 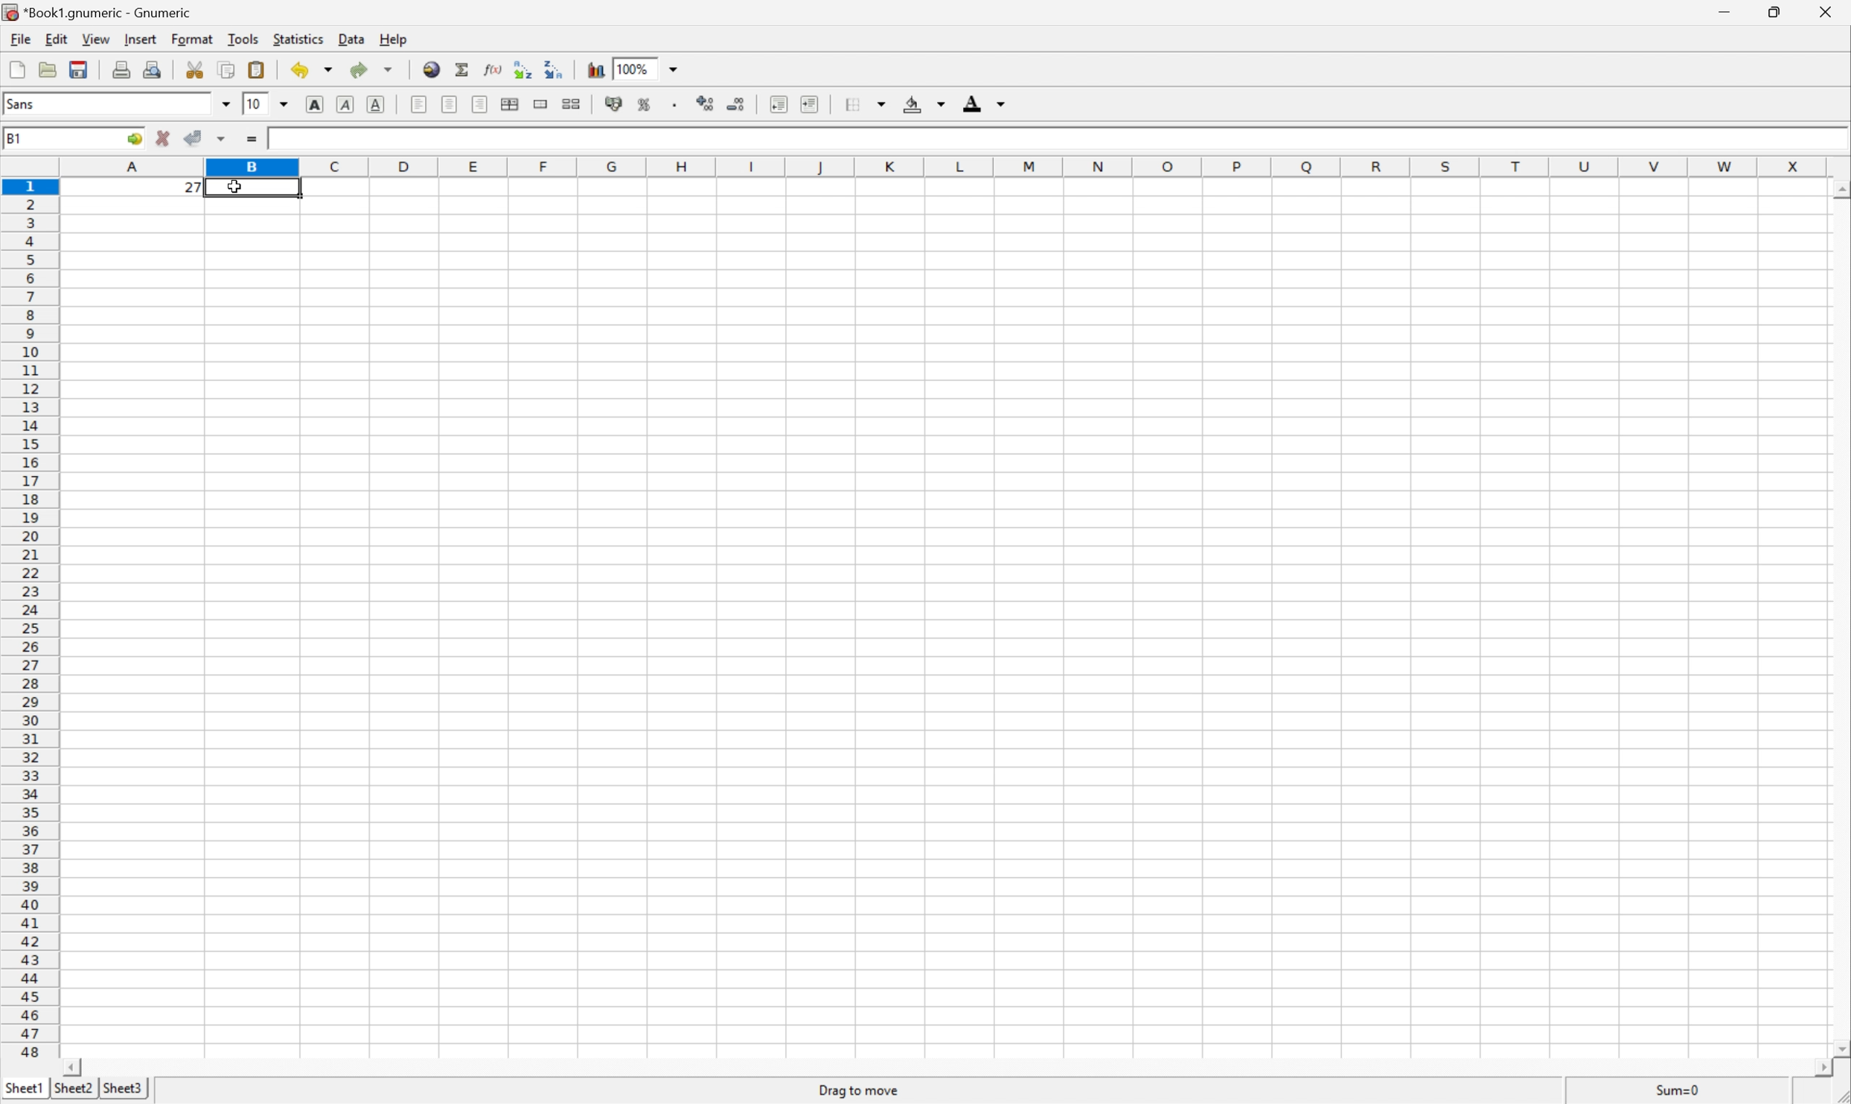 I want to click on Format the selection as percentage, so click(x=645, y=104).